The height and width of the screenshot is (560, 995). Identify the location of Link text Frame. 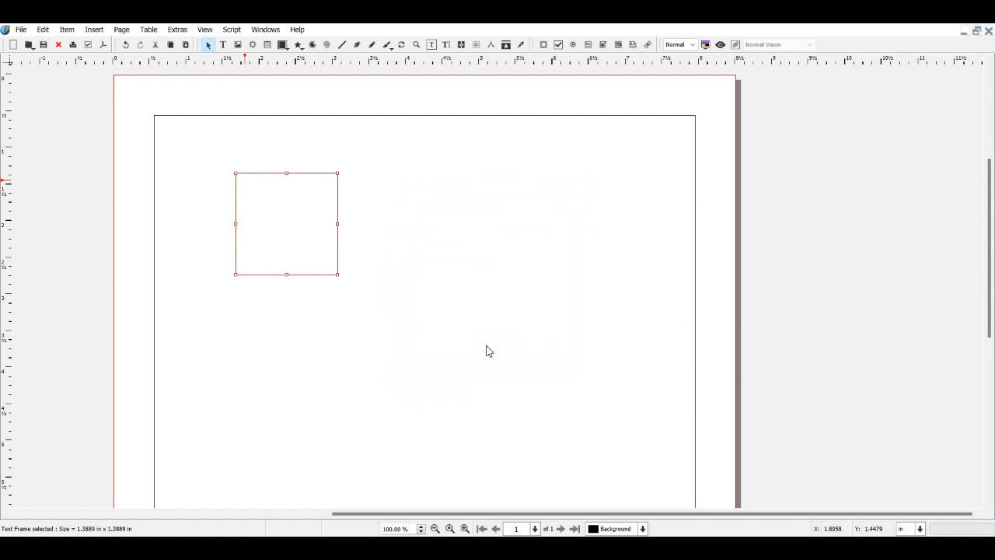
(462, 44).